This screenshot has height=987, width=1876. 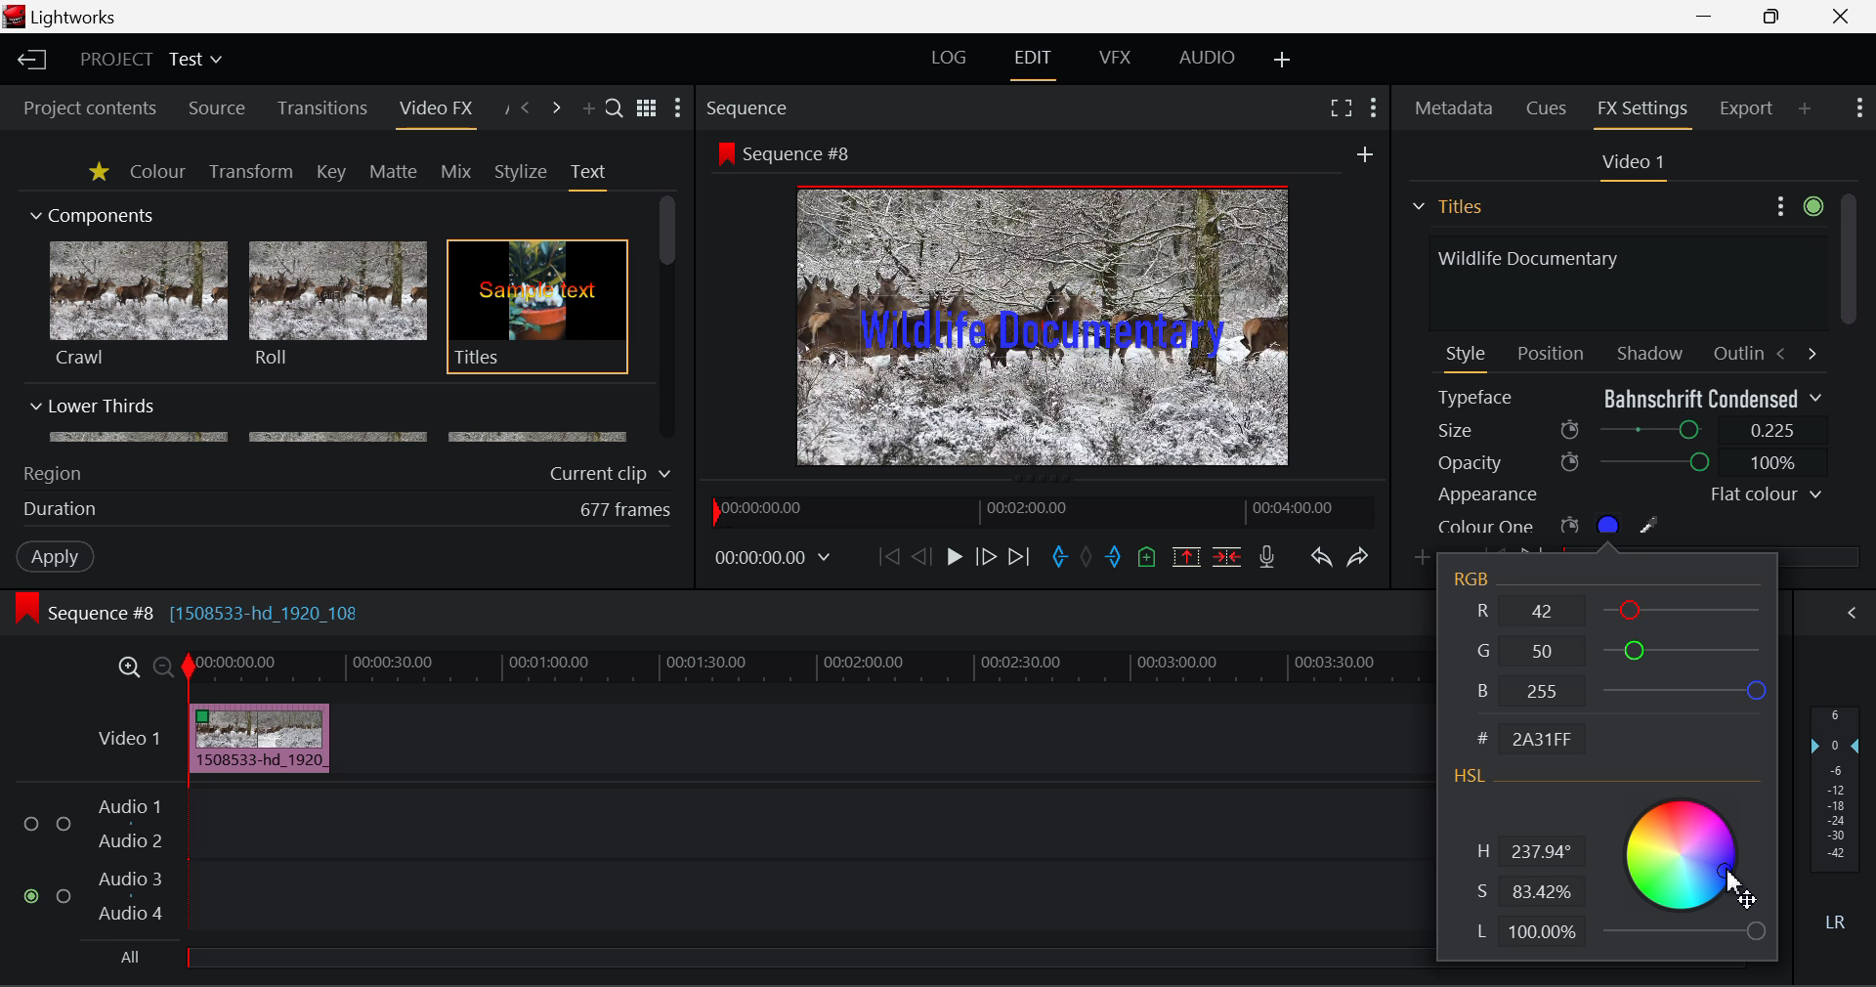 I want to click on To End, so click(x=1020, y=560).